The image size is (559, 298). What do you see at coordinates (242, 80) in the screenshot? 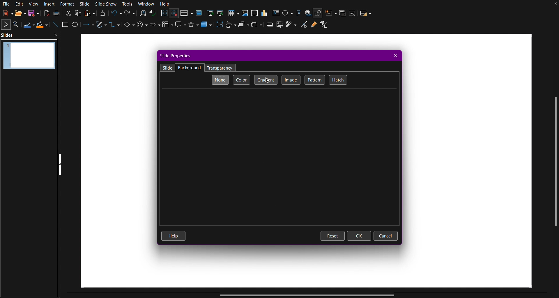
I see `Color` at bounding box center [242, 80].